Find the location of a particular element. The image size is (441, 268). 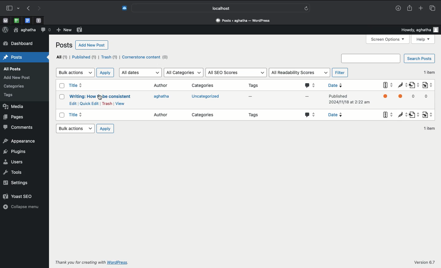

Add new tab is located at coordinates (420, 8).